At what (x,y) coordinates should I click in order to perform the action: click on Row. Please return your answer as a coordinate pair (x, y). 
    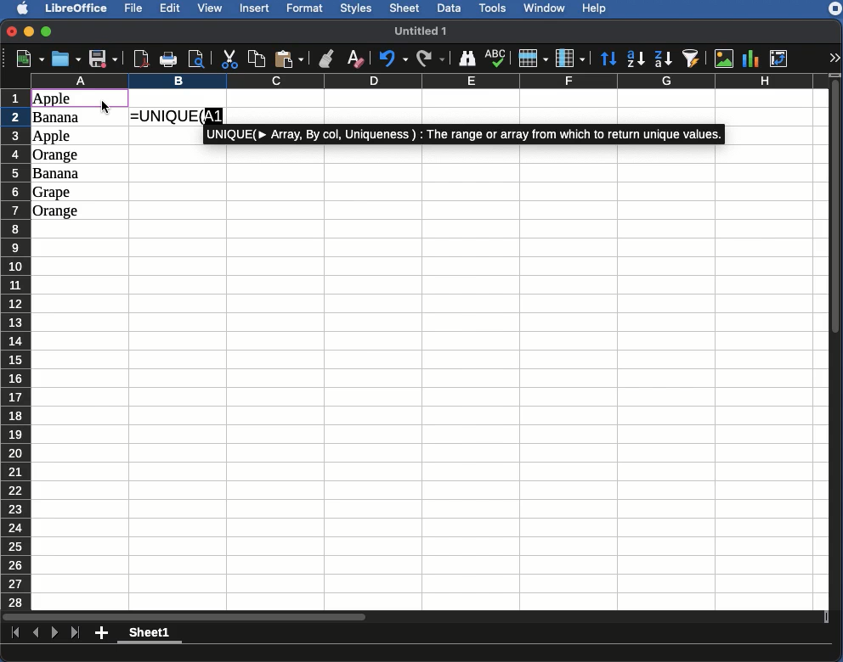
    Looking at the image, I should click on (532, 59).